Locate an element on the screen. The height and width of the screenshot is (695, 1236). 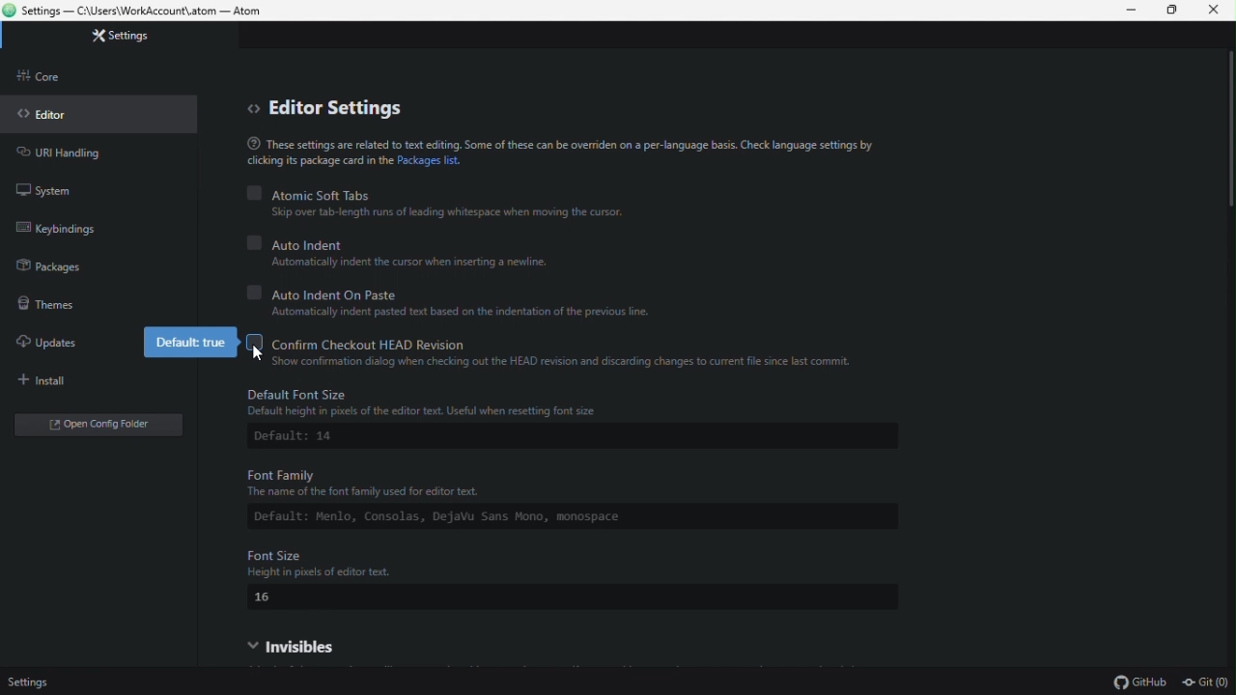
Setting is located at coordinates (32, 680).